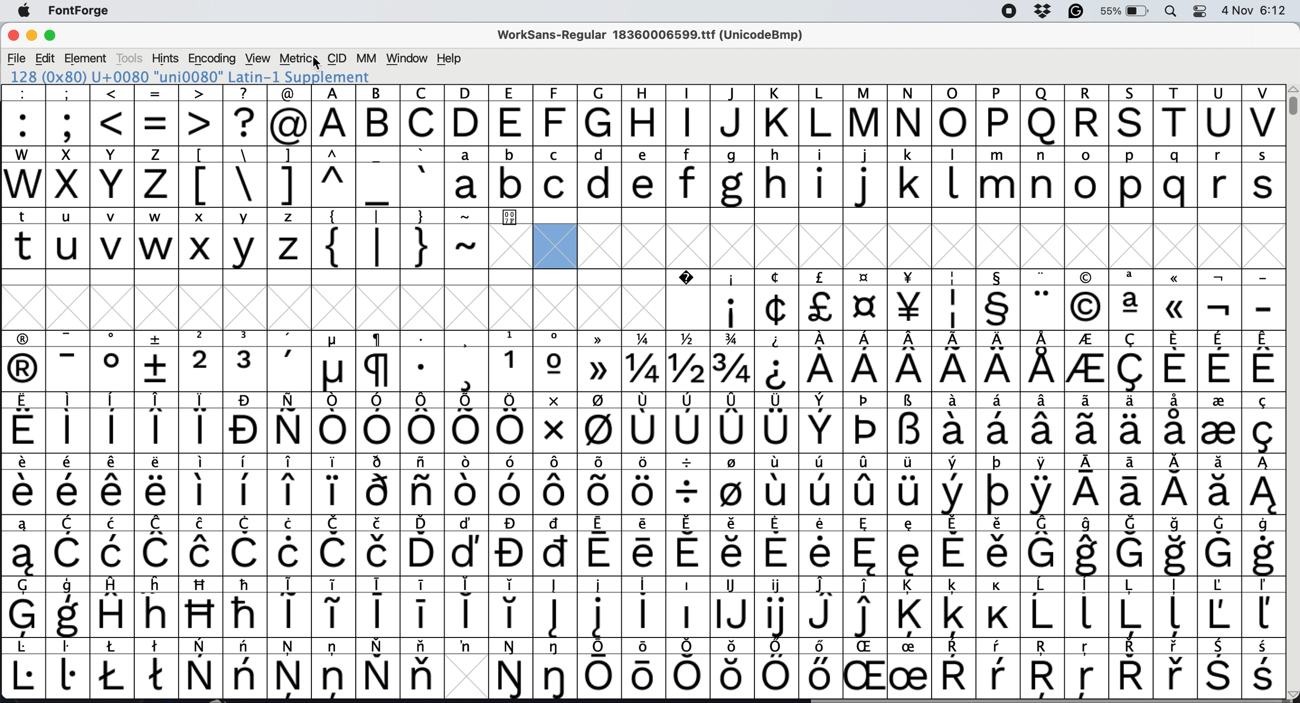  What do you see at coordinates (642, 646) in the screenshot?
I see `special characters` at bounding box center [642, 646].